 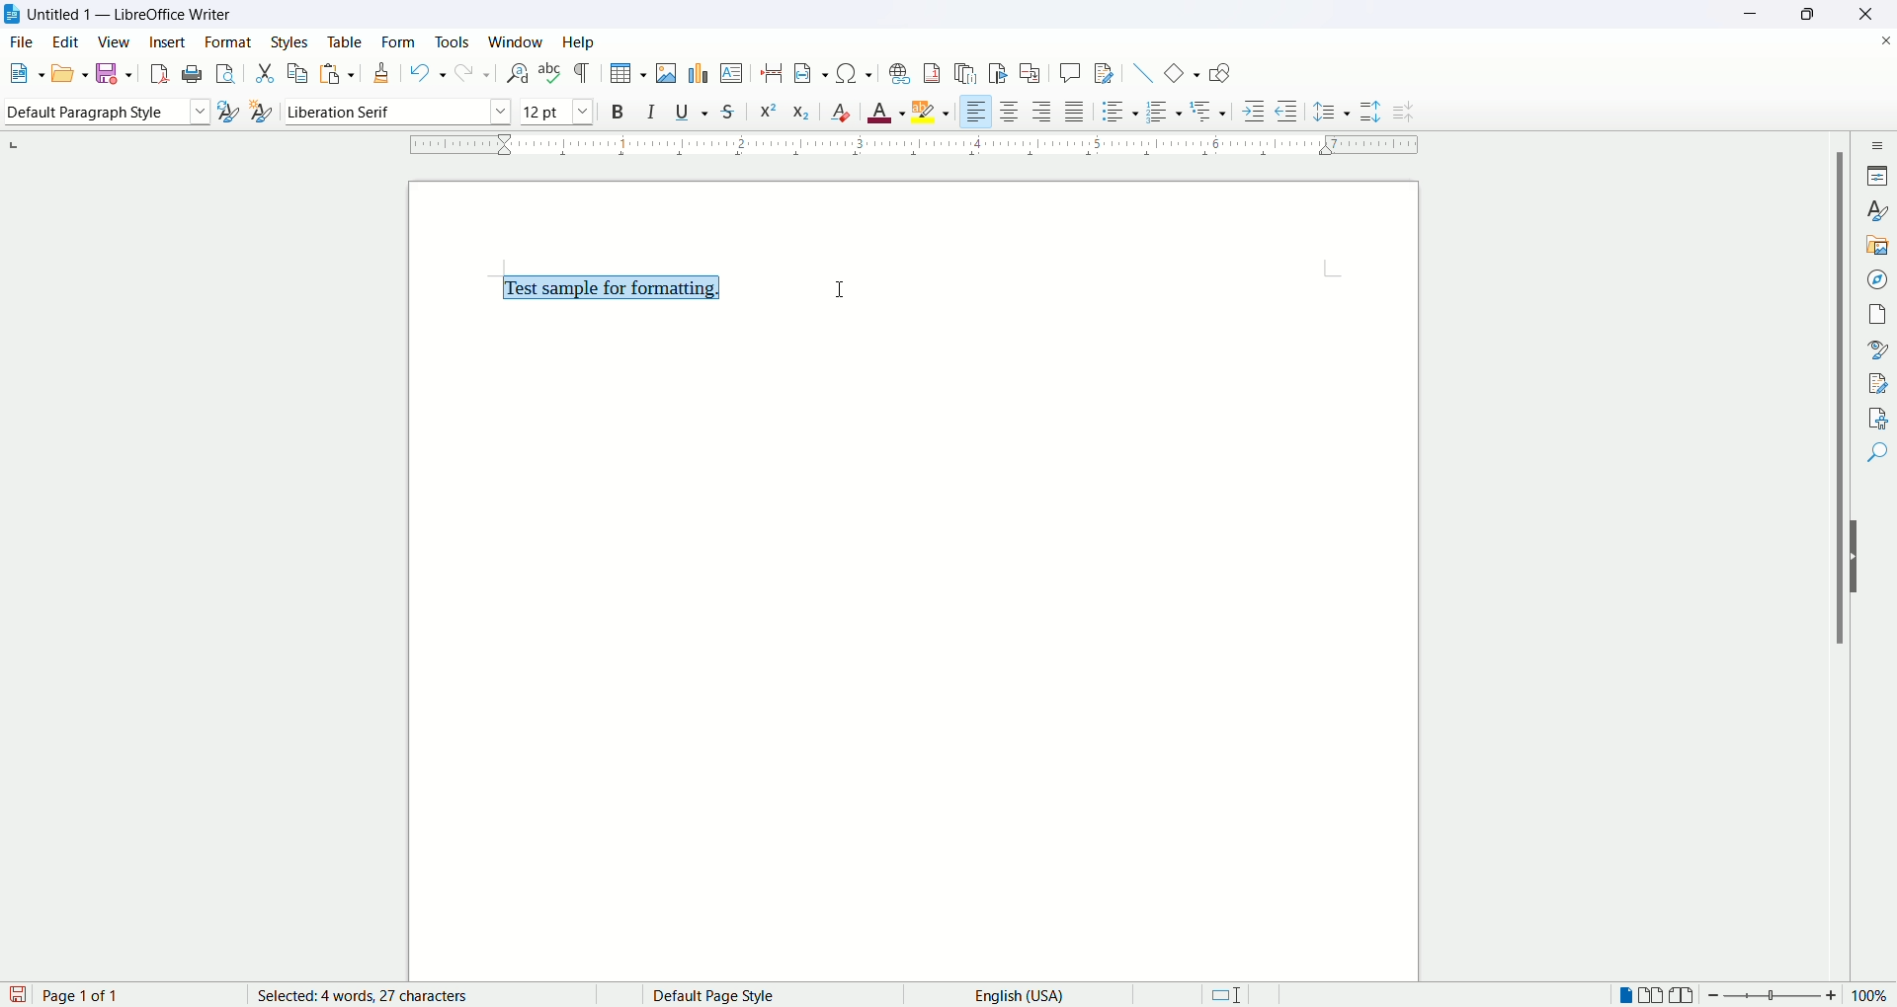 I want to click on font name, so click(x=398, y=112).